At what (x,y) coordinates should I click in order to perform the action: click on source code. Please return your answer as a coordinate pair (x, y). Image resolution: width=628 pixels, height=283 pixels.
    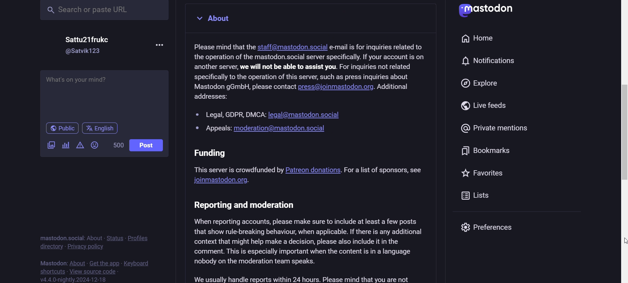
    Looking at the image, I should click on (96, 271).